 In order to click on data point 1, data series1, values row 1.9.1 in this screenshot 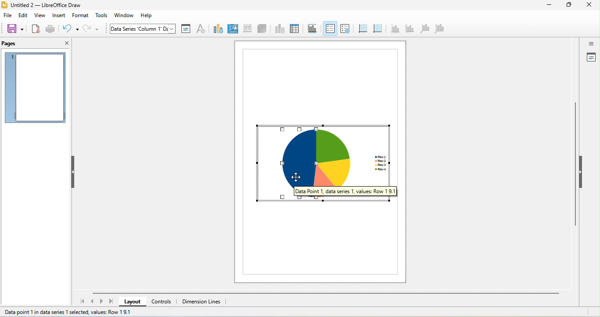, I will do `click(359, 191)`.